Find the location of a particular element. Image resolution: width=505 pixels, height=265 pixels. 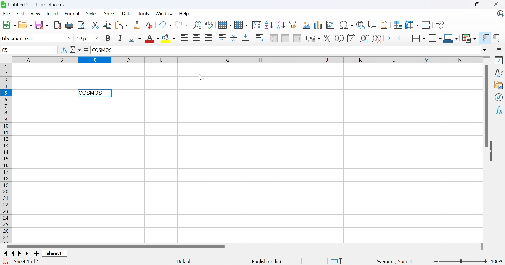

Scroll to last sheet is located at coordinates (27, 254).